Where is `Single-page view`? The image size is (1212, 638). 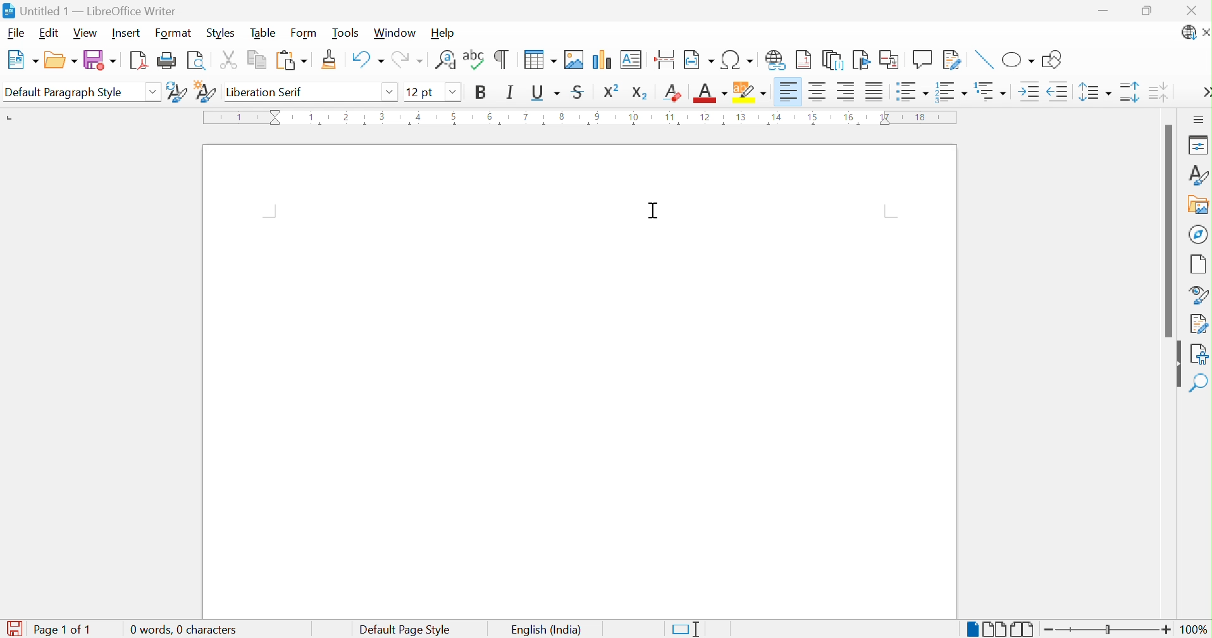
Single-page view is located at coordinates (973, 630).